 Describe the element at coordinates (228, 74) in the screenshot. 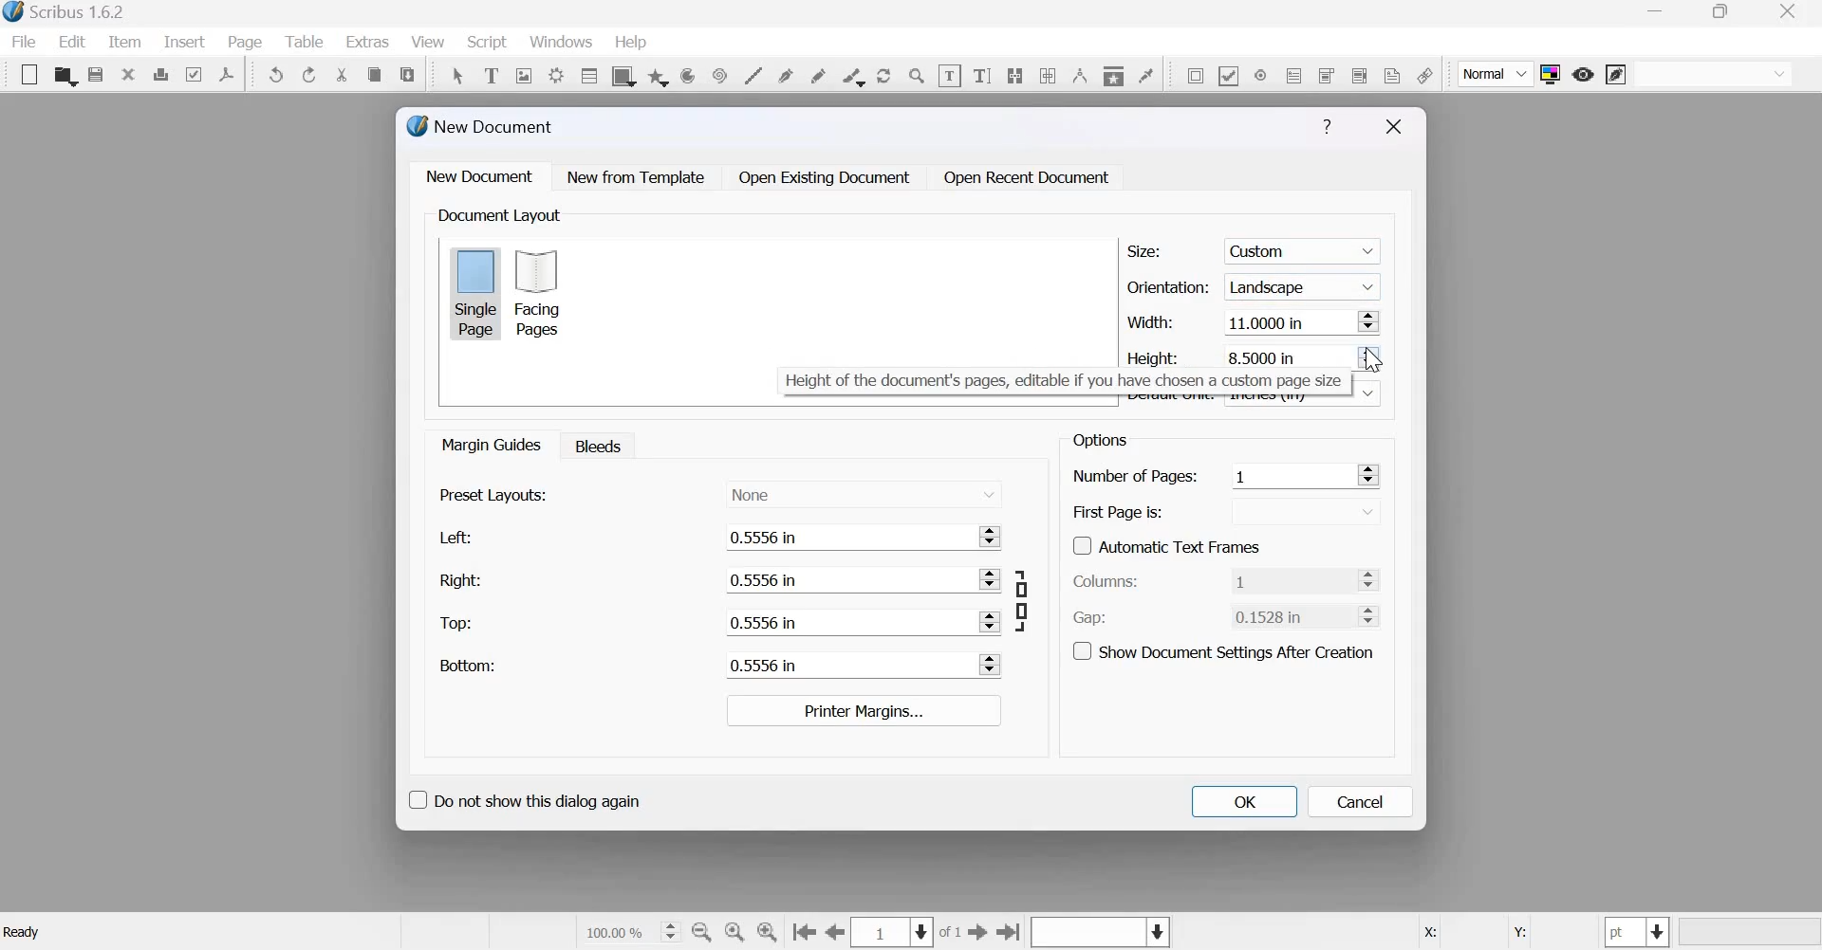

I see `Save as PDF` at that location.